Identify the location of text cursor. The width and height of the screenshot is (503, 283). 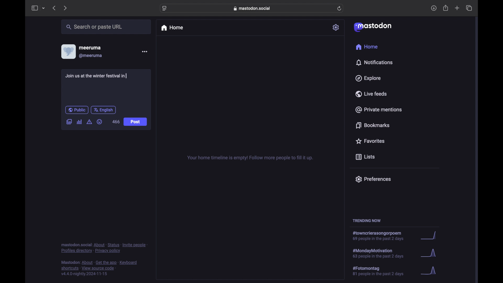
(127, 76).